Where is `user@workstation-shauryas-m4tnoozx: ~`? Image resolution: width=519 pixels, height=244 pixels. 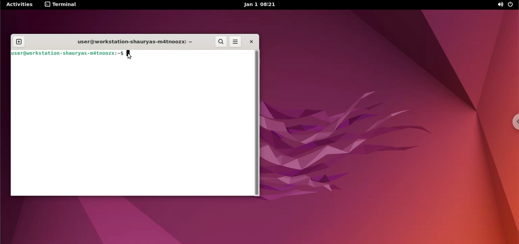
user@workstation-shauryas-m4tnoozx: ~ is located at coordinates (136, 41).